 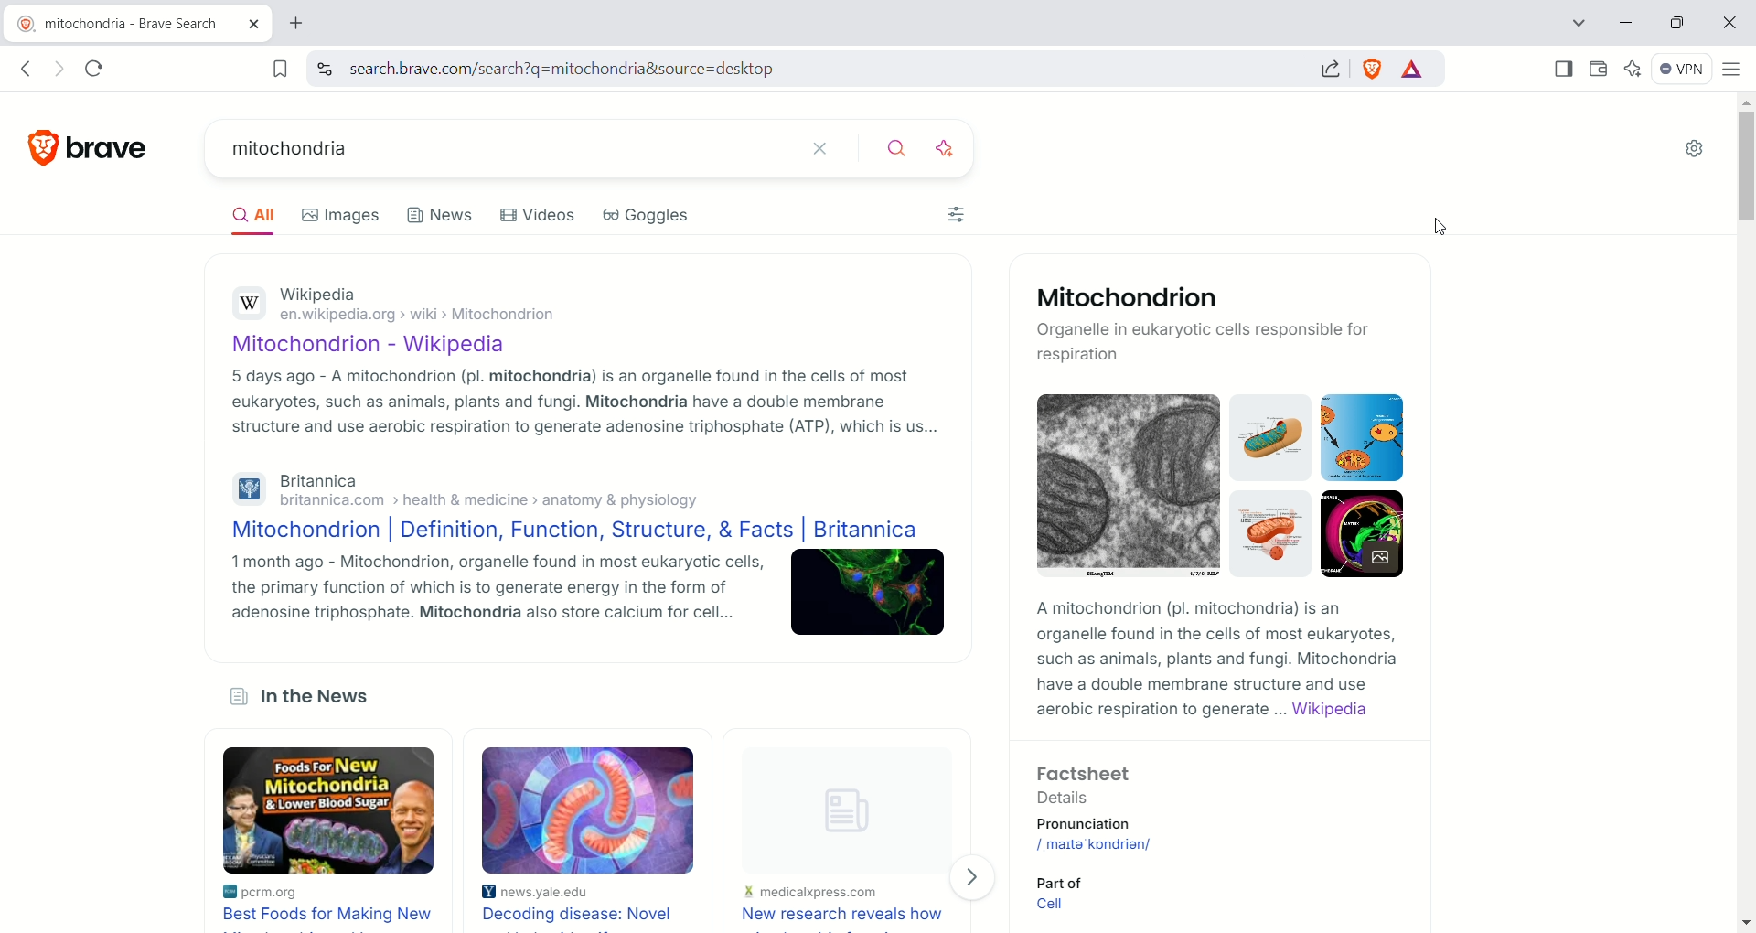 What do you see at coordinates (337, 213) in the screenshot?
I see `Images` at bounding box center [337, 213].